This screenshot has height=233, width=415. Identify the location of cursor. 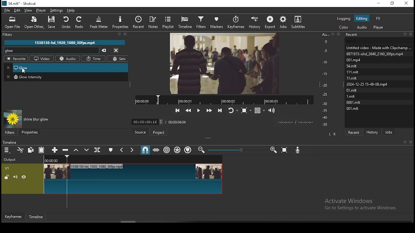
(26, 71).